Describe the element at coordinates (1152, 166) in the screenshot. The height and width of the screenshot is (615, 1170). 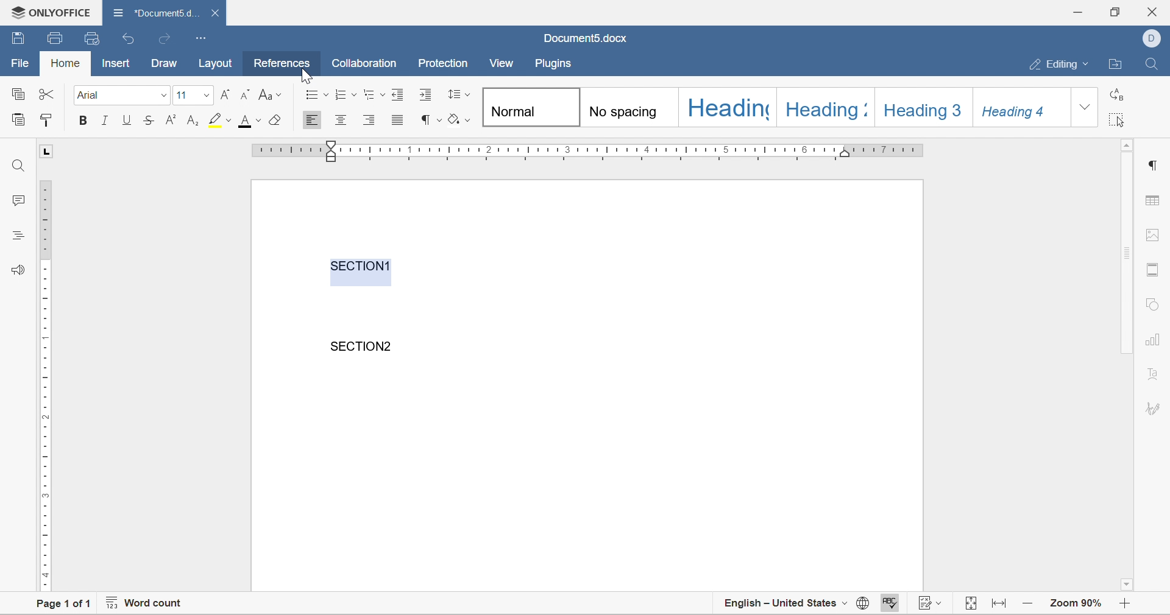
I see `` at that location.